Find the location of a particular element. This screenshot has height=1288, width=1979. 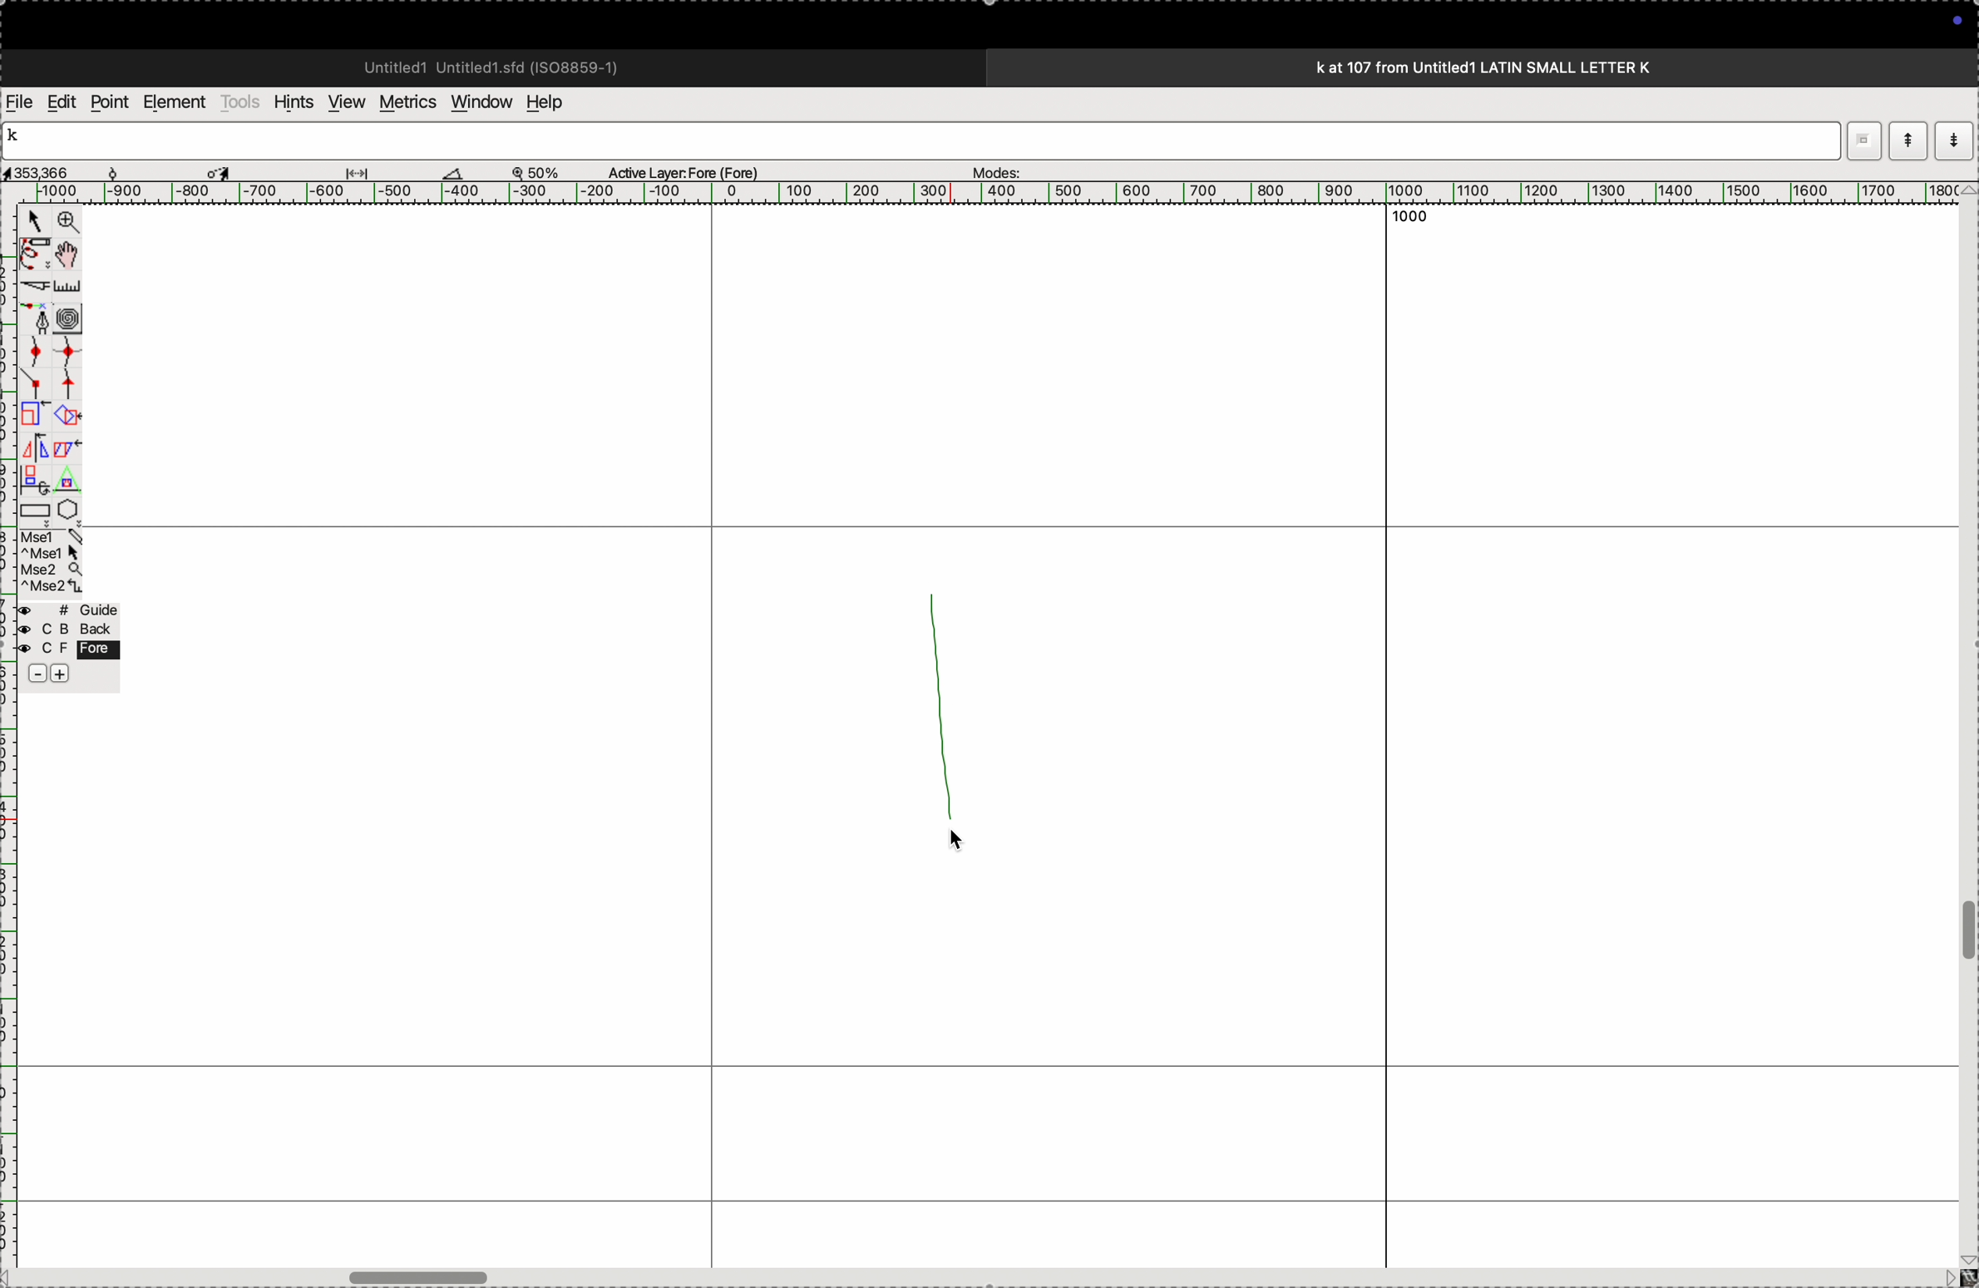

random line is located at coordinates (945, 699).